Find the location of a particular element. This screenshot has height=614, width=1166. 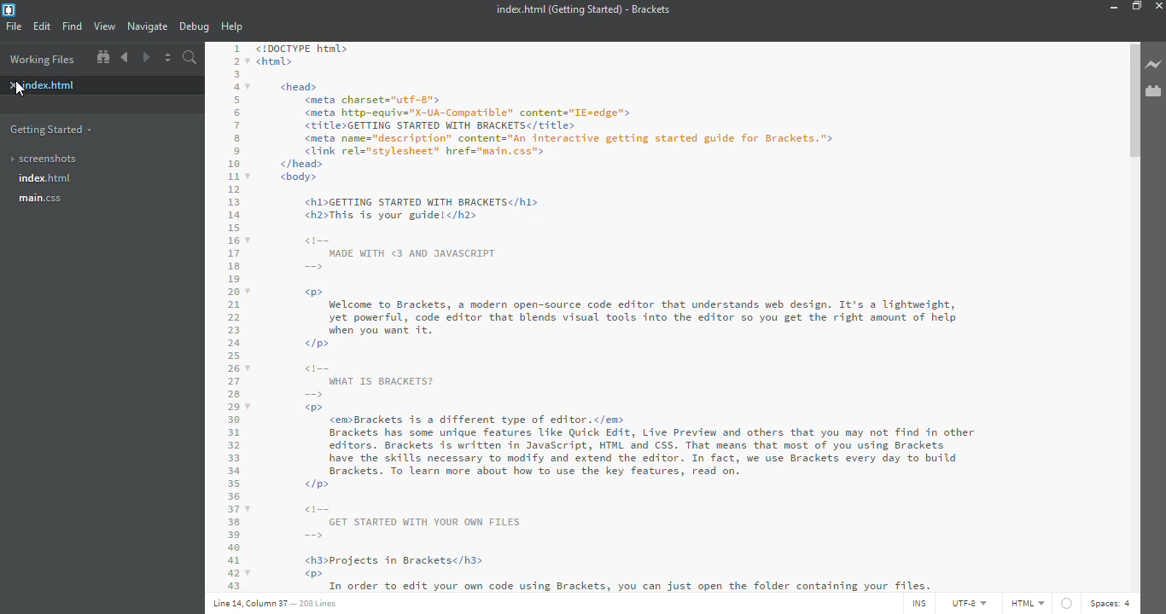

screenshots is located at coordinates (48, 159).